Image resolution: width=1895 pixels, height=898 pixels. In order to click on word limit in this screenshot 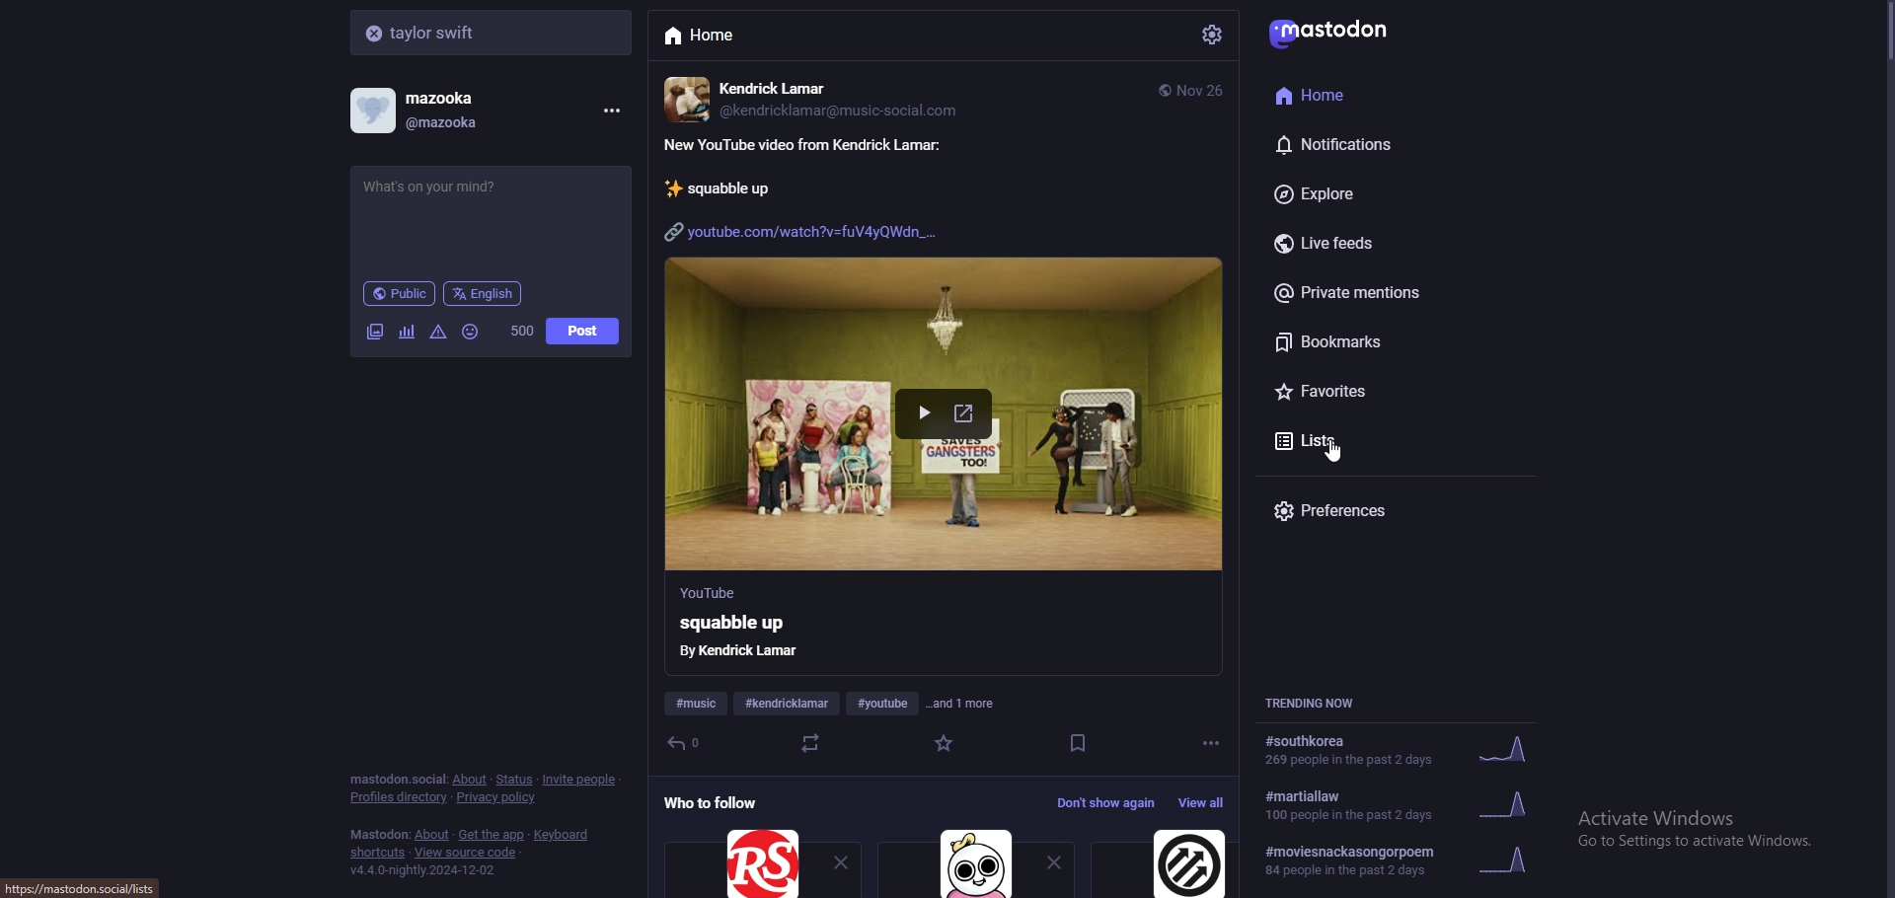, I will do `click(520, 331)`.